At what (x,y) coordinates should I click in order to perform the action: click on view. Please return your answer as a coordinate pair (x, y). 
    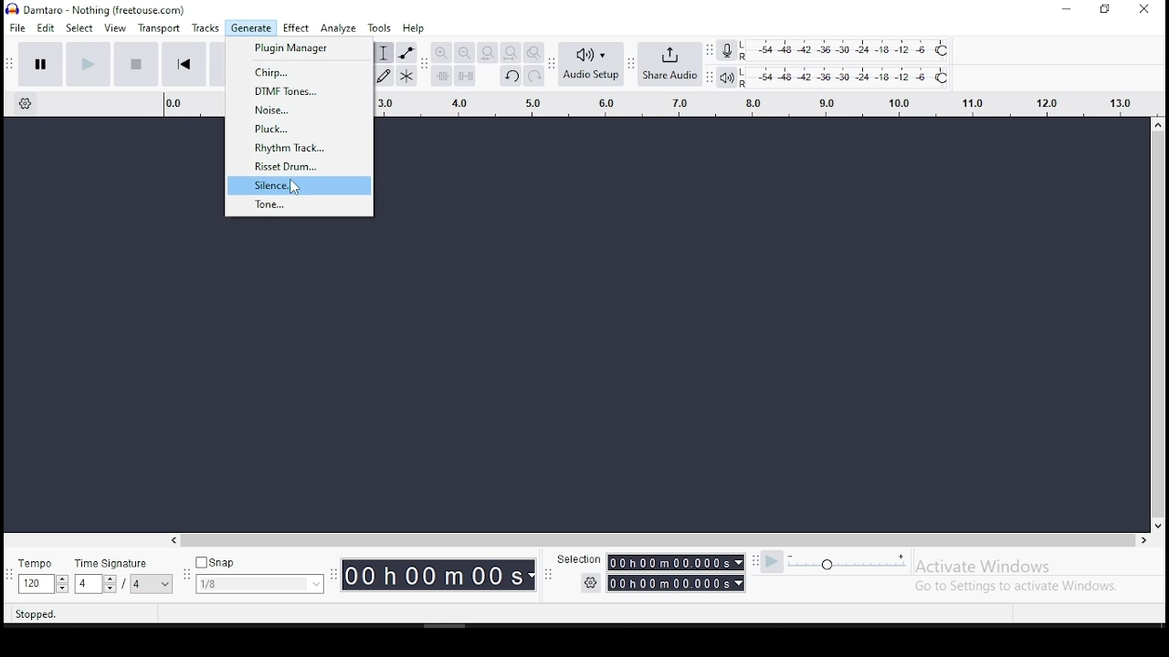
    Looking at the image, I should click on (116, 28).